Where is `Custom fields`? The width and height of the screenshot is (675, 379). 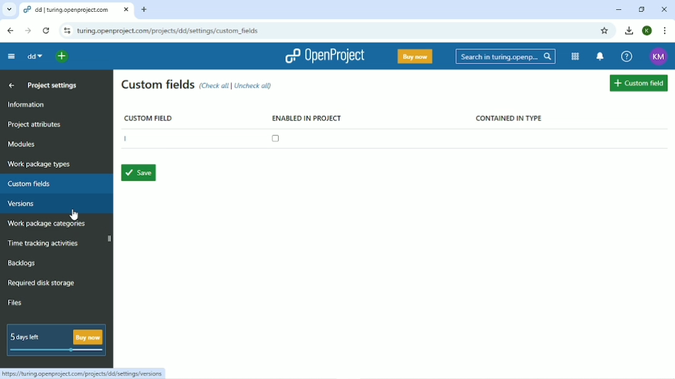
Custom fields is located at coordinates (158, 85).